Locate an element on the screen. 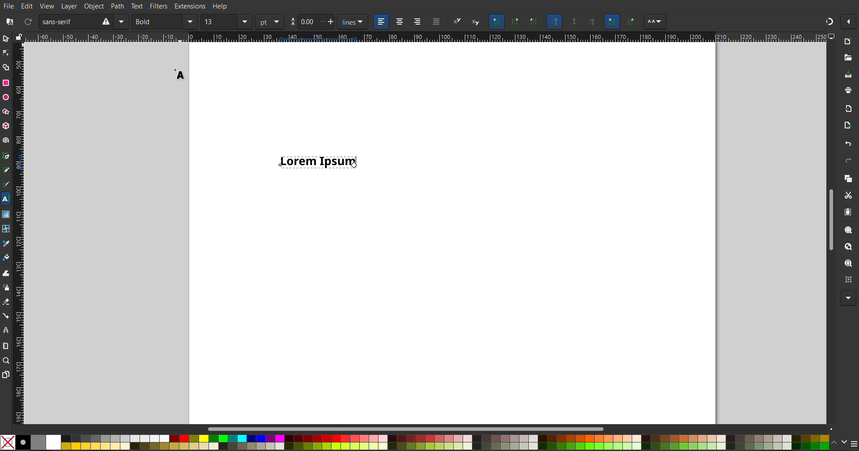  Cursor is located at coordinates (178, 72).